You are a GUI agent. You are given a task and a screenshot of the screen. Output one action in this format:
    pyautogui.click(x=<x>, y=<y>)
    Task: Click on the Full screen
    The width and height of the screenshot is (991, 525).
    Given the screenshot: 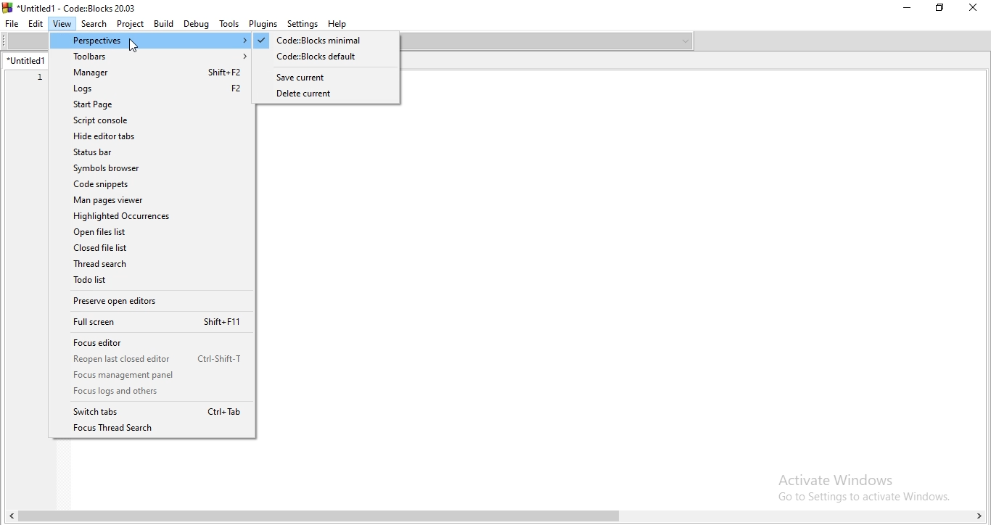 What is the action you would take?
    pyautogui.click(x=152, y=323)
    